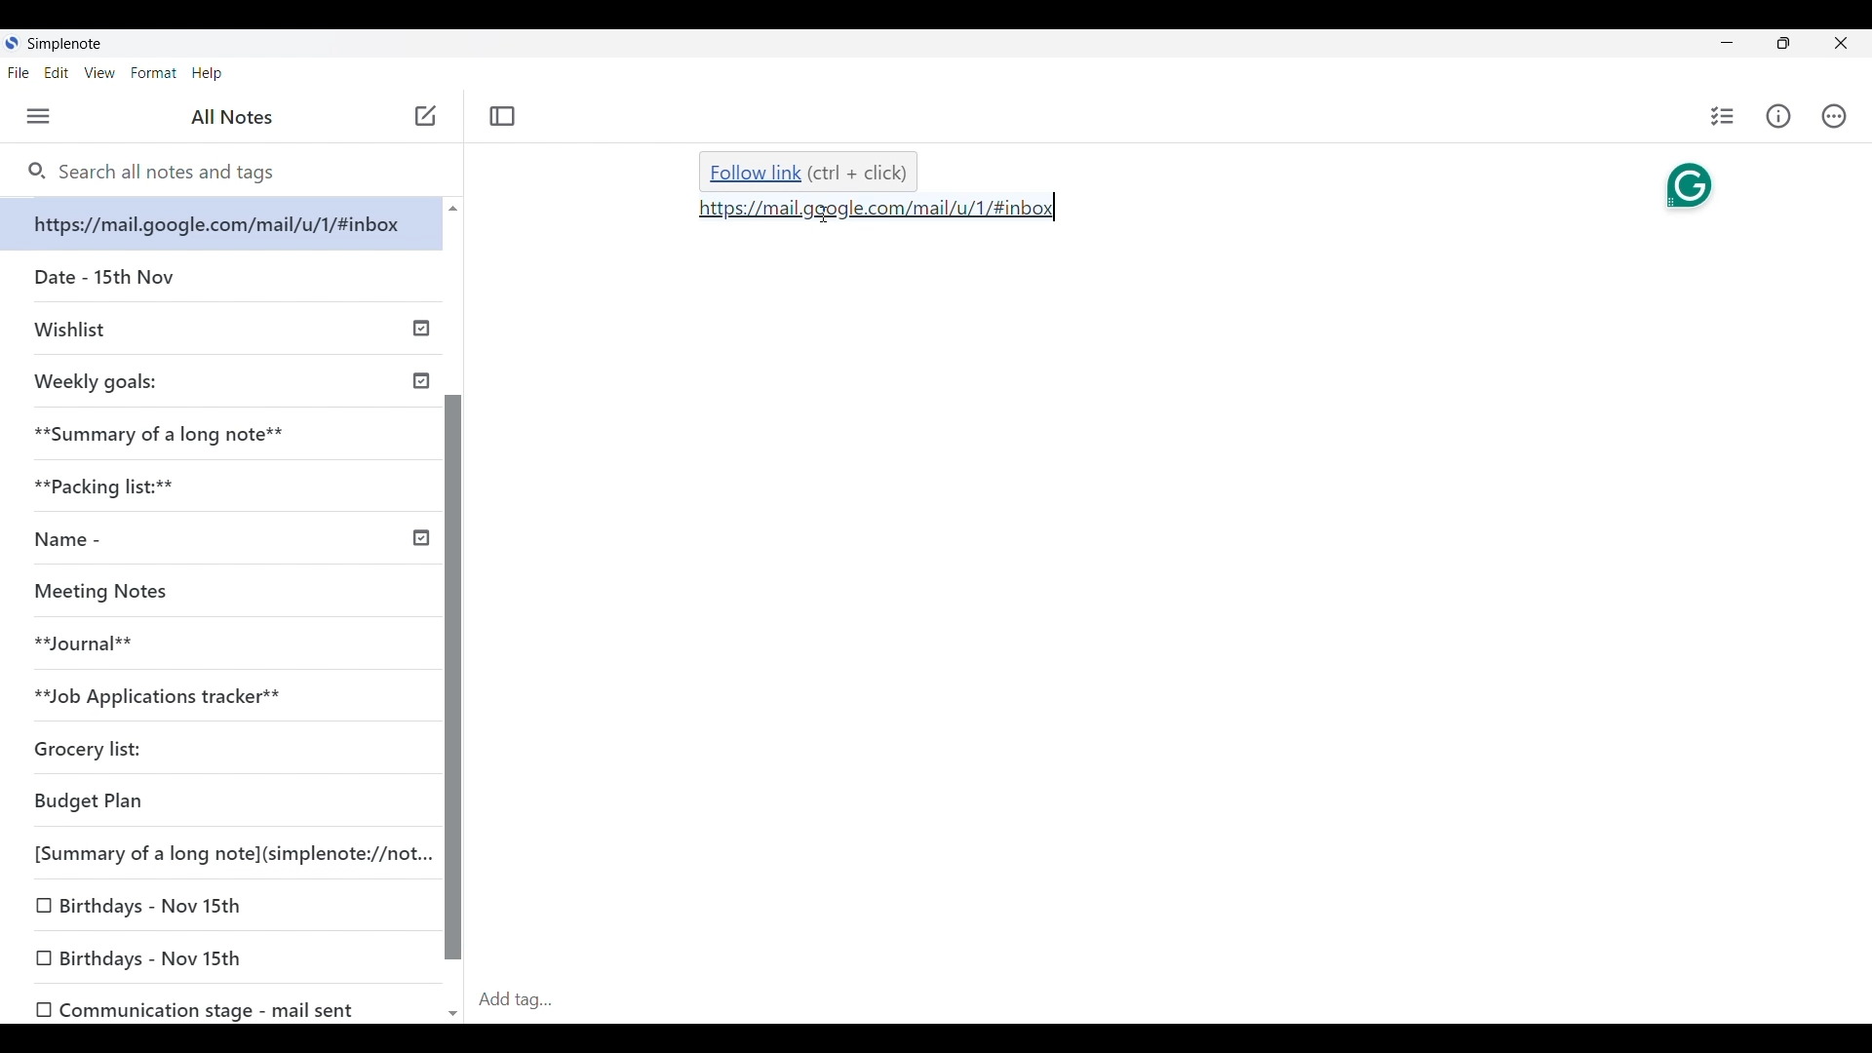 The image size is (1872, 1053). Describe the element at coordinates (808, 173) in the screenshot. I see `Instructions to access added link` at that location.